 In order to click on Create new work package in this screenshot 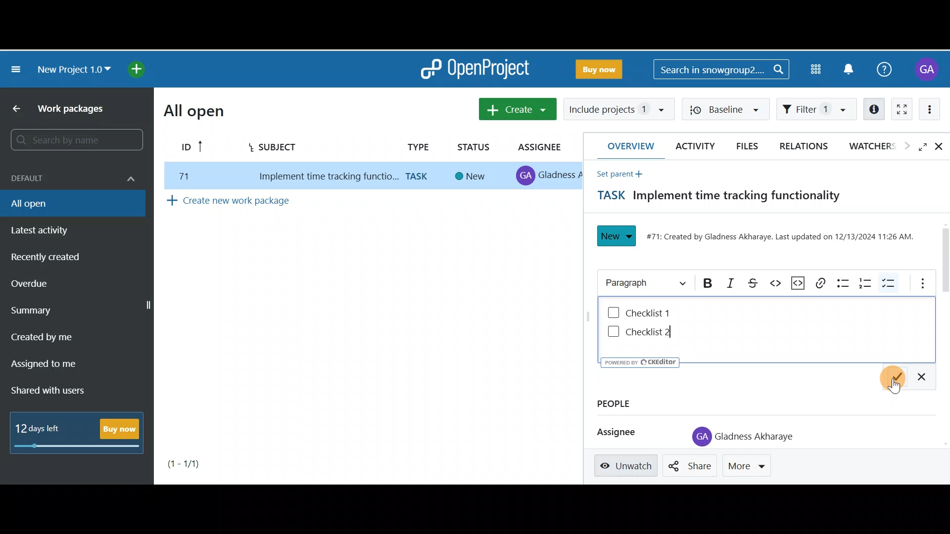, I will do `click(254, 203)`.